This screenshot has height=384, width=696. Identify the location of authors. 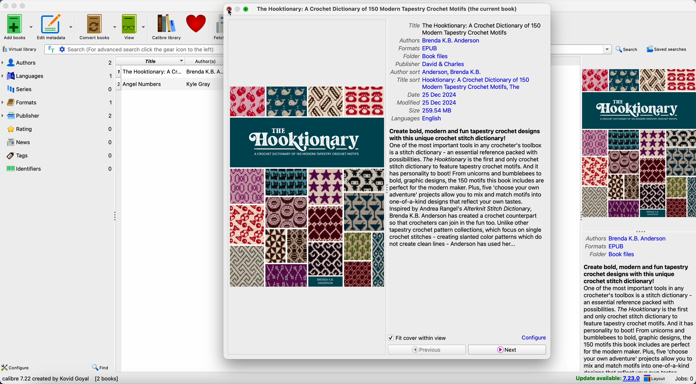
(56, 62).